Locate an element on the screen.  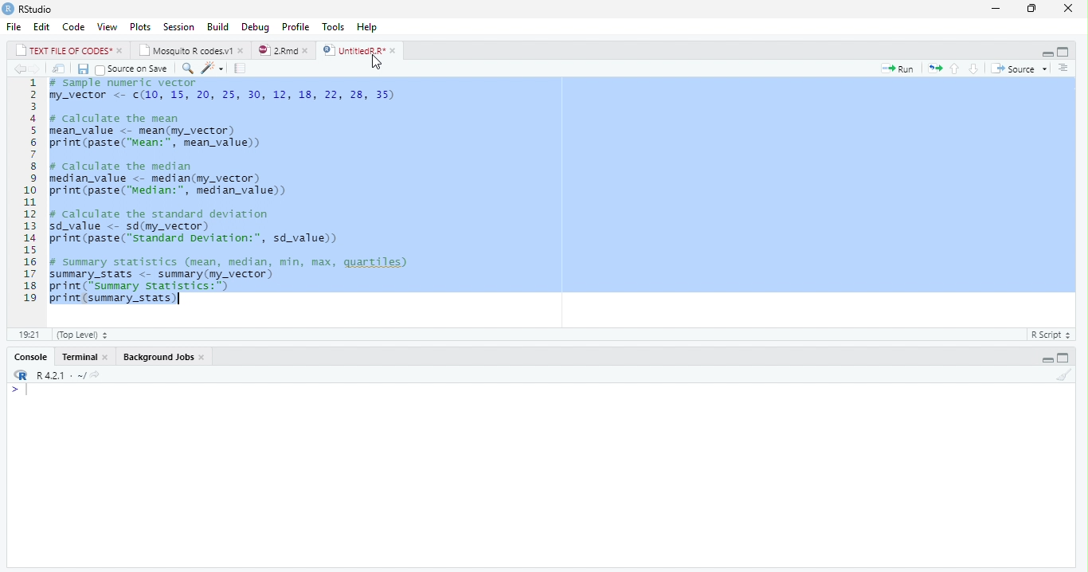
line numbers is located at coordinates (26, 190).